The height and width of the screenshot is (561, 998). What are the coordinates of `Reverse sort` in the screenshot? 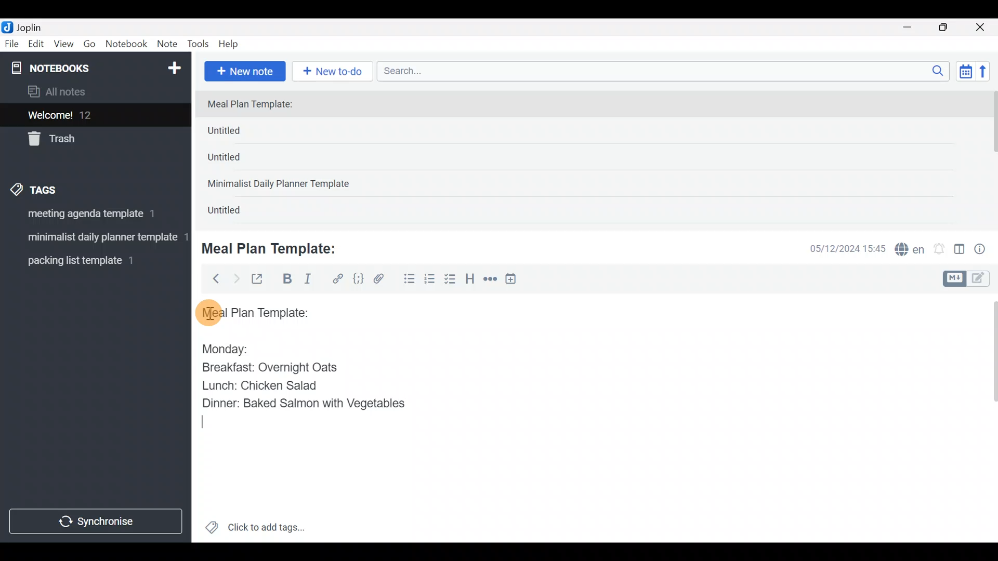 It's located at (988, 74).